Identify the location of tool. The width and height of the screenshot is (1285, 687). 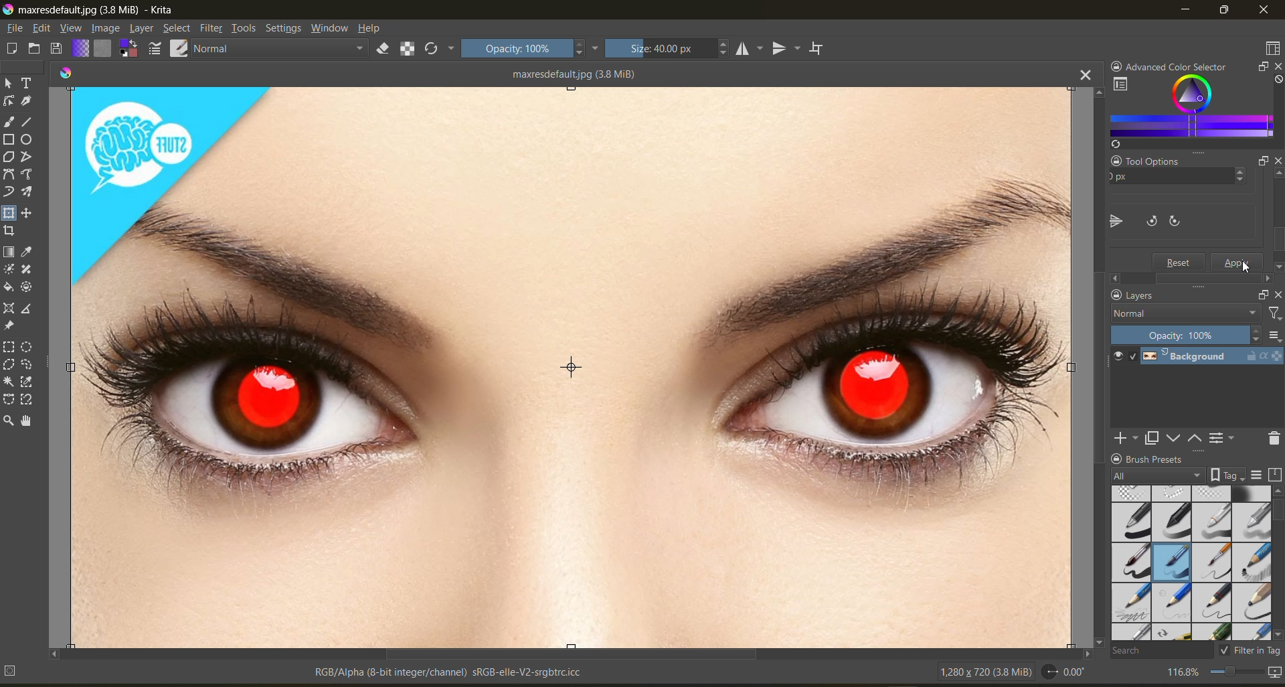
(8, 398).